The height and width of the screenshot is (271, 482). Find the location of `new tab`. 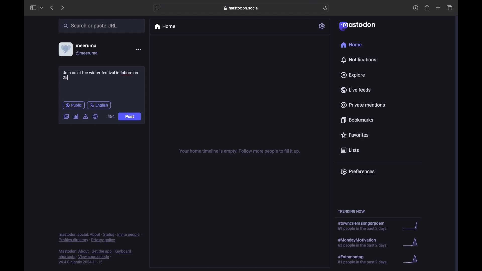

new tab is located at coordinates (438, 8).